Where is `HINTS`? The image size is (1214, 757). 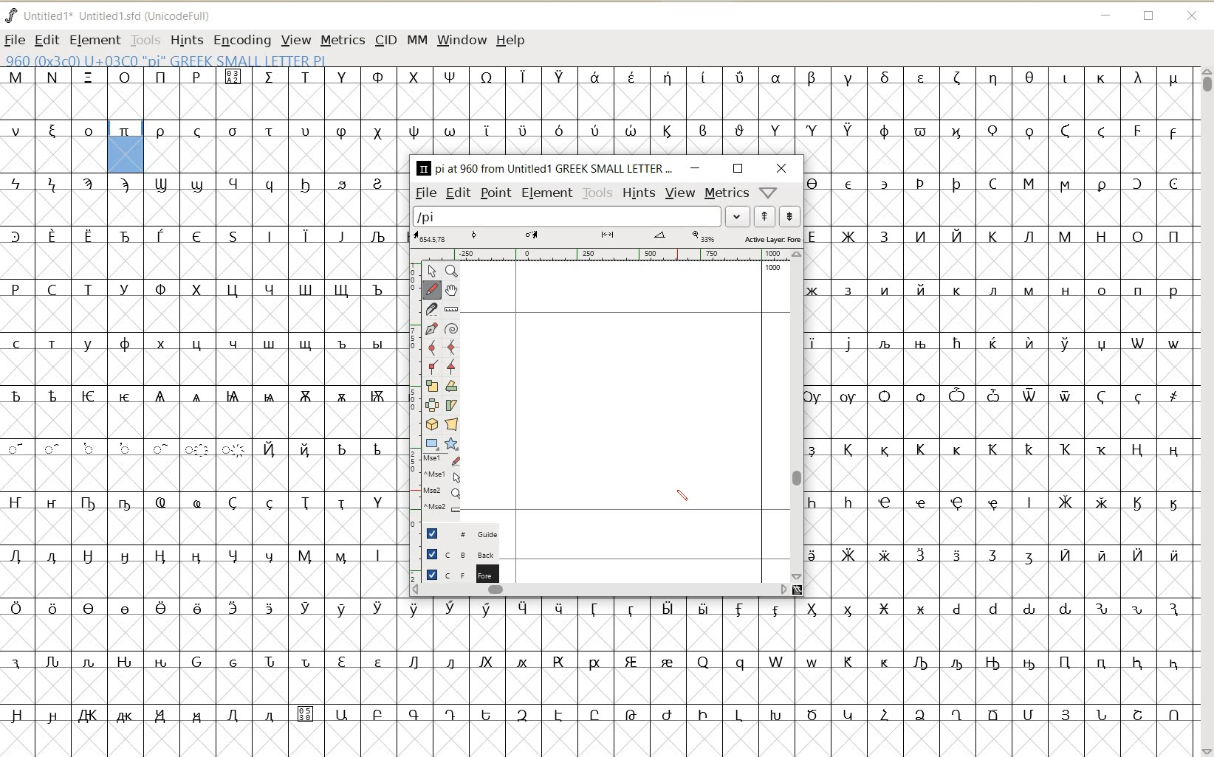
HINTS is located at coordinates (639, 193).